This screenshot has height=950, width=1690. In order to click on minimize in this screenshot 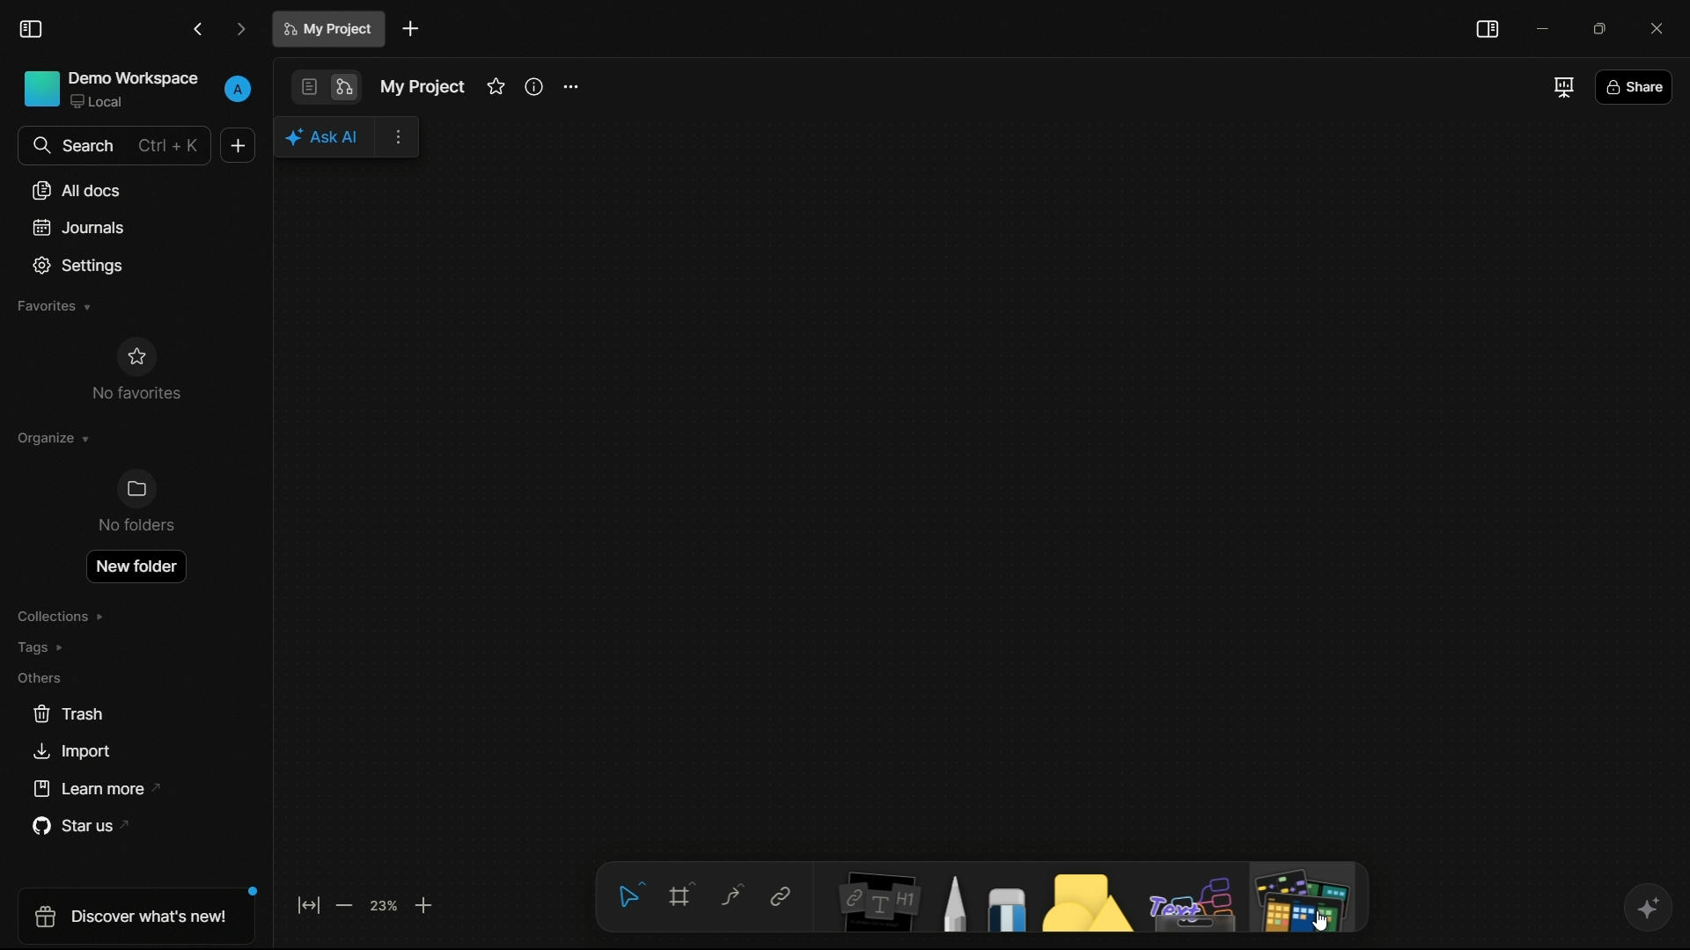, I will do `click(1545, 28)`.